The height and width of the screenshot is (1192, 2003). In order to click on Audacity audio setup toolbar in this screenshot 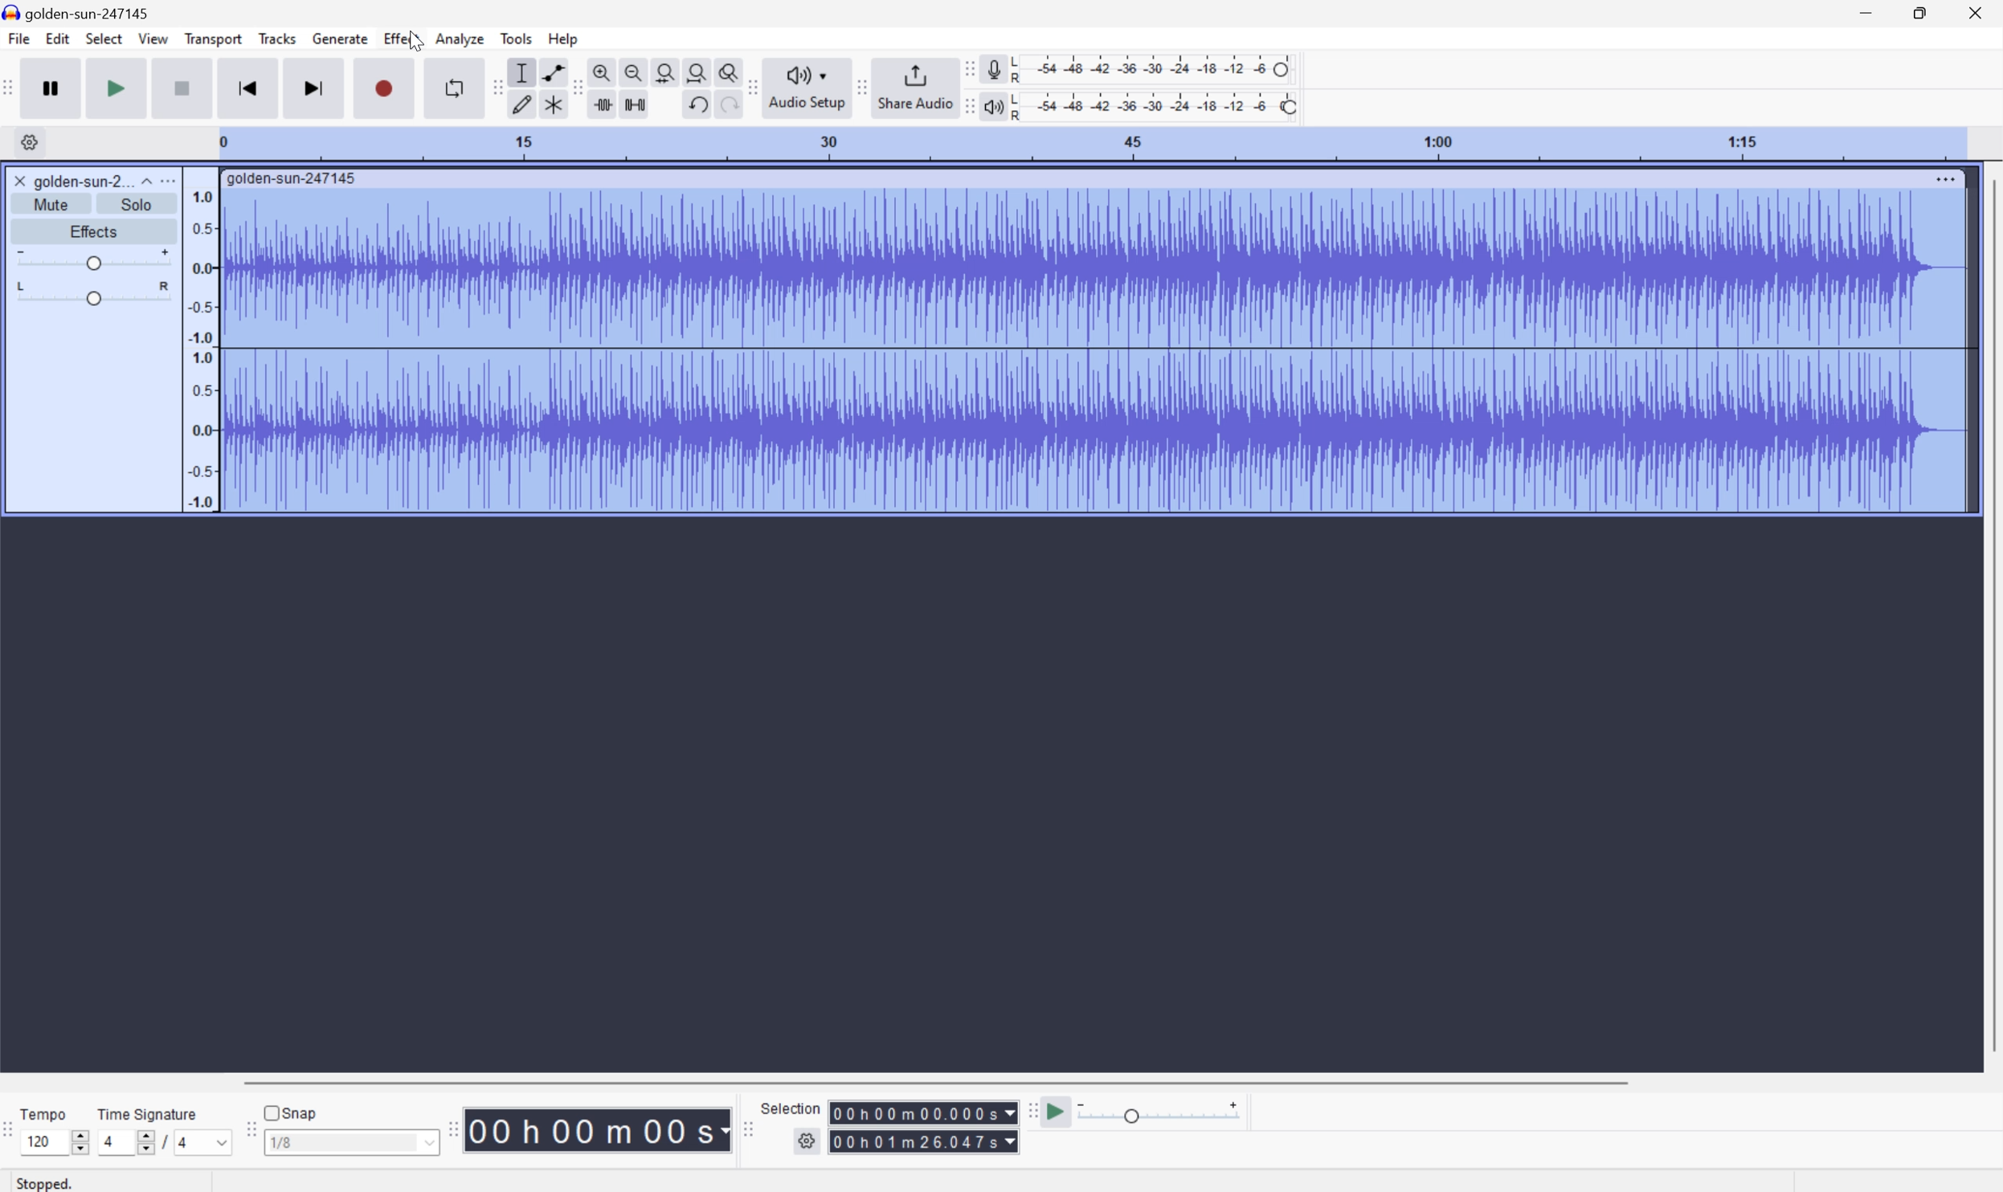, I will do `click(750, 88)`.